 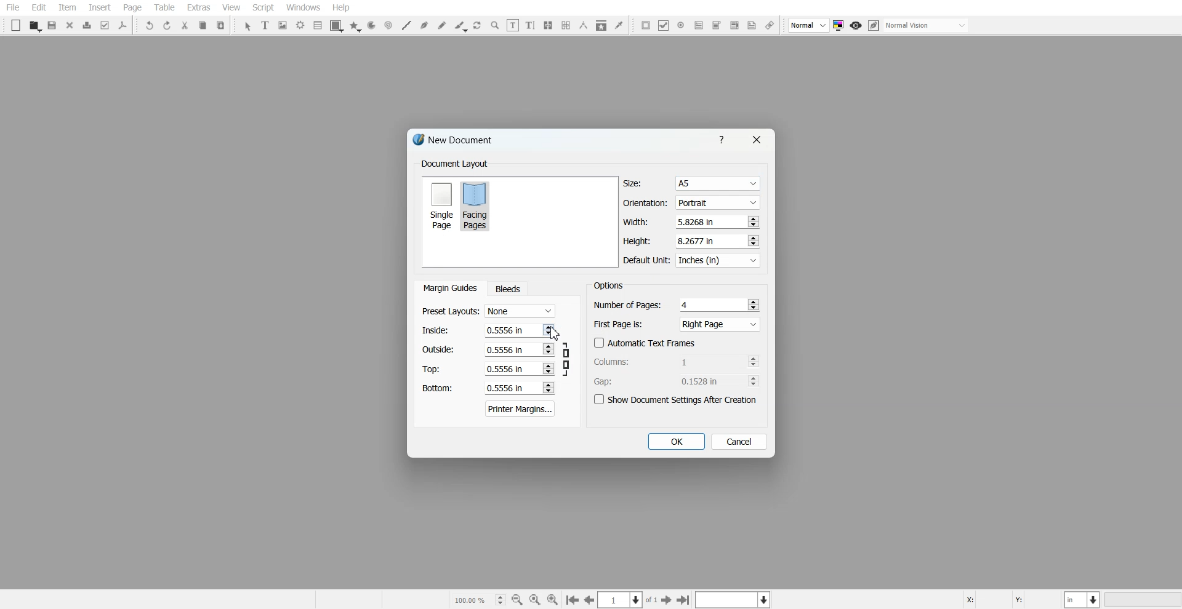 I want to click on List, so click(x=318, y=25).